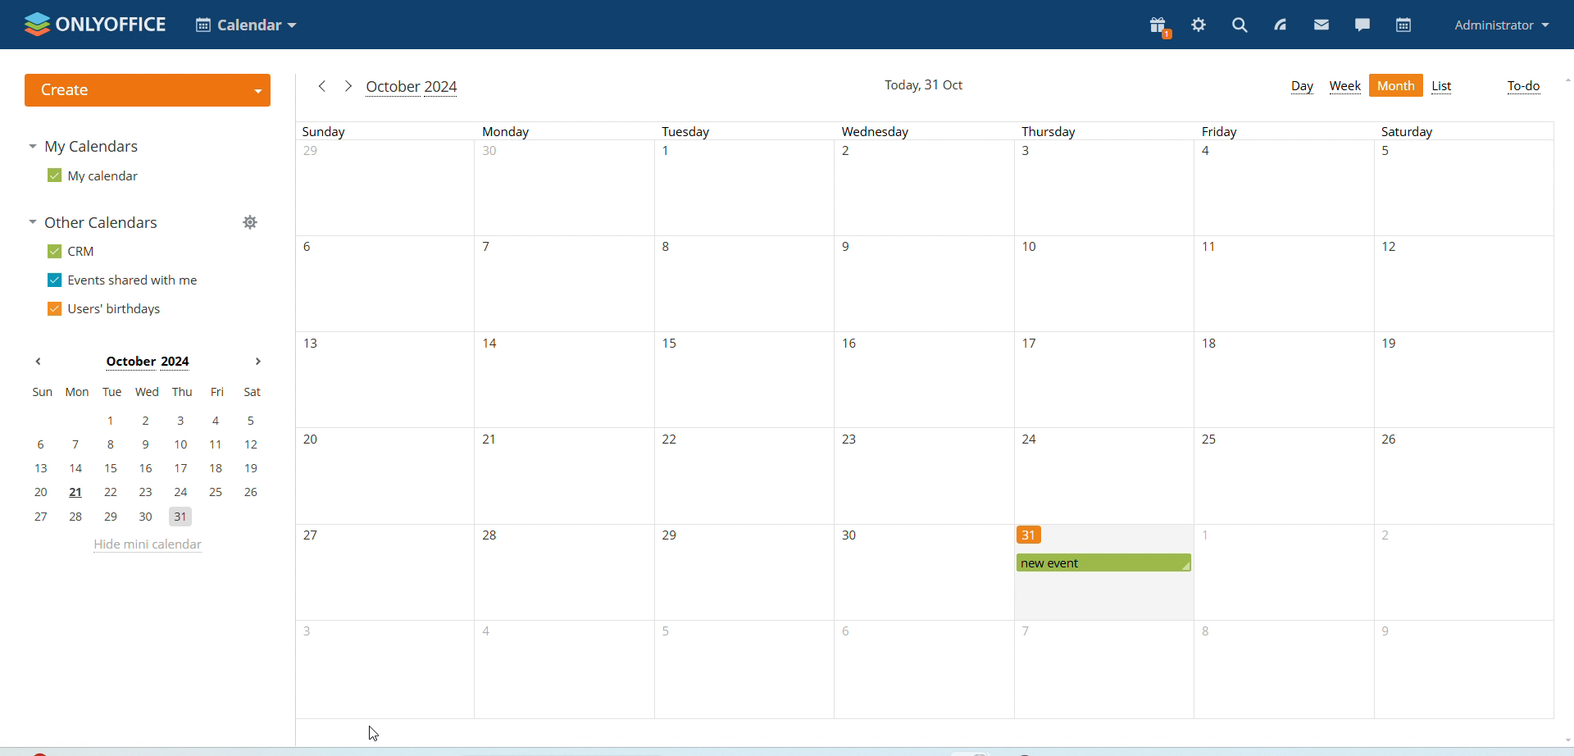 The width and height of the screenshot is (1574, 756). What do you see at coordinates (121, 280) in the screenshot?
I see `events shared with me` at bounding box center [121, 280].